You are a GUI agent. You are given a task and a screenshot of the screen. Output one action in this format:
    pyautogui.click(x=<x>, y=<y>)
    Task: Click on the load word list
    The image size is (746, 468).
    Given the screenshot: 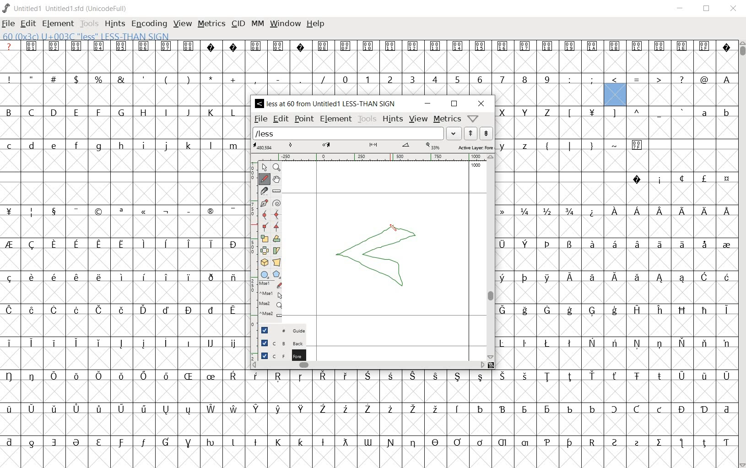 What is the action you would take?
    pyautogui.click(x=357, y=133)
    